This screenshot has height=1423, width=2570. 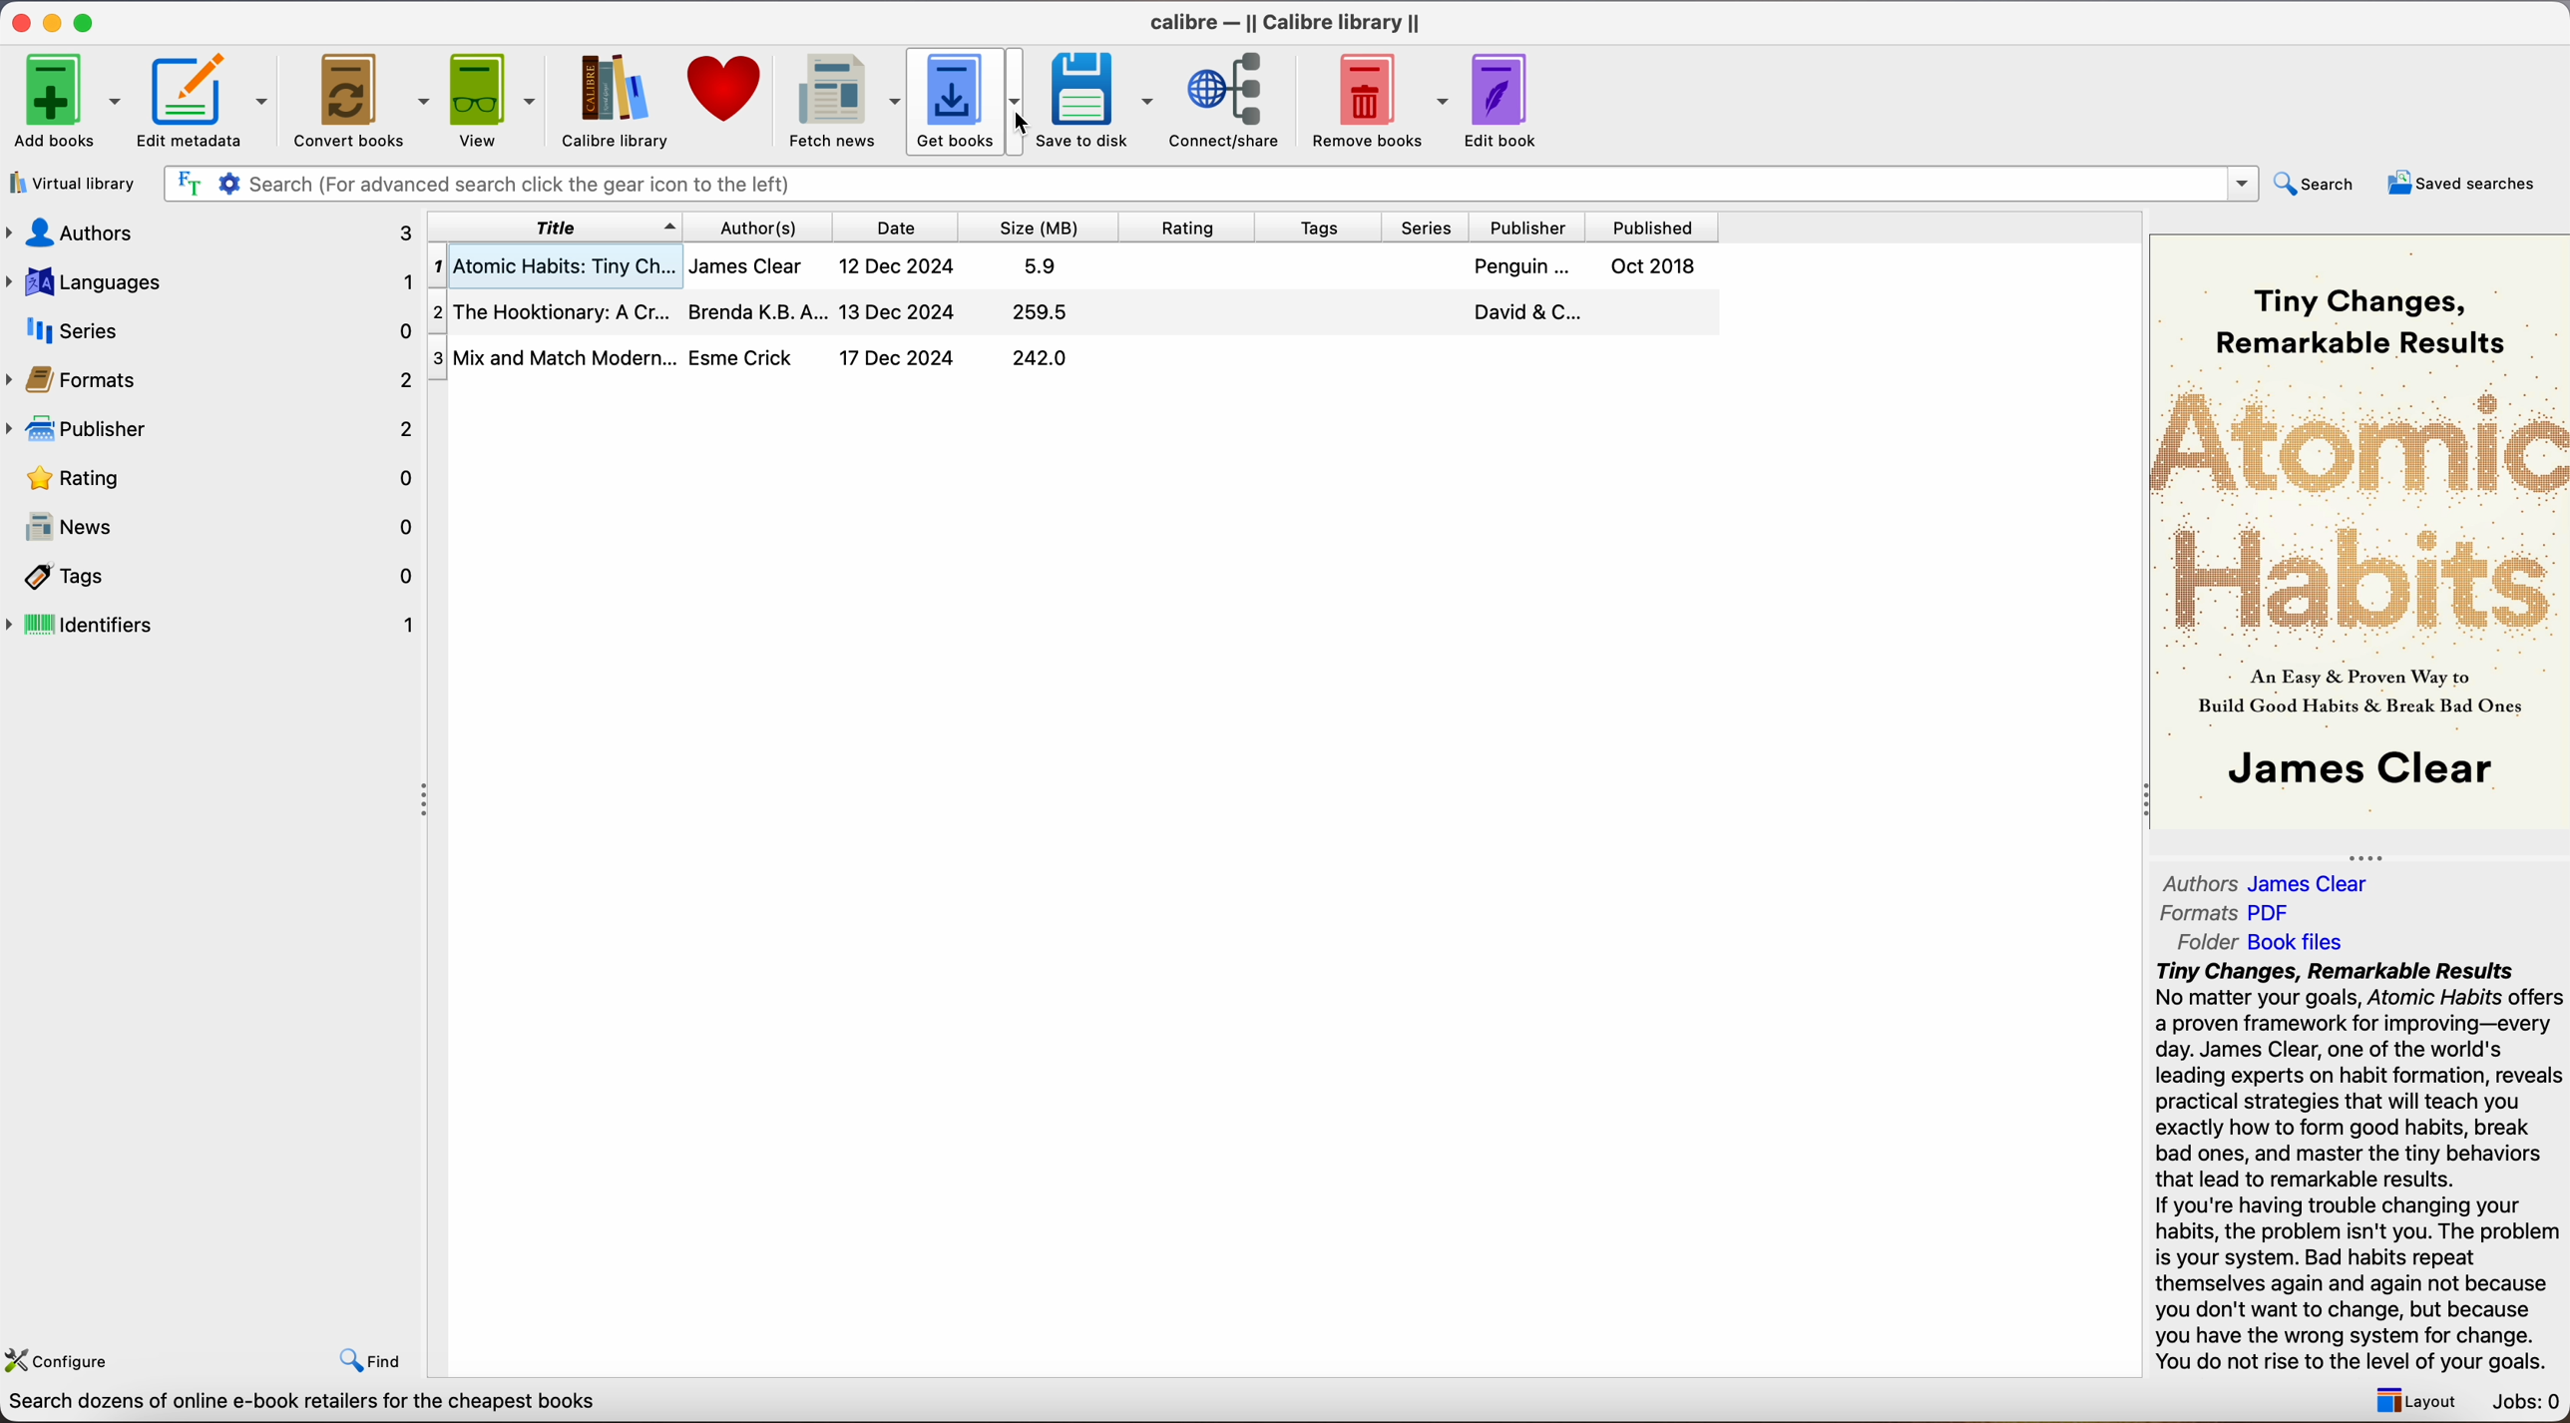 I want to click on remove books, so click(x=1381, y=103).